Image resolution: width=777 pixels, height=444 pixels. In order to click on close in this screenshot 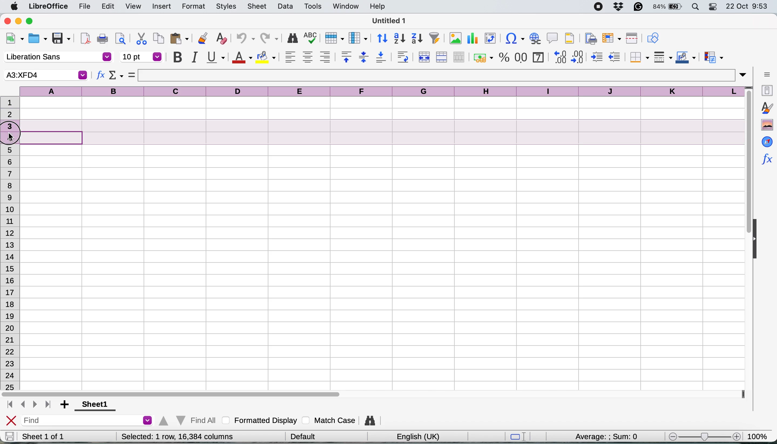, I will do `click(11, 421)`.